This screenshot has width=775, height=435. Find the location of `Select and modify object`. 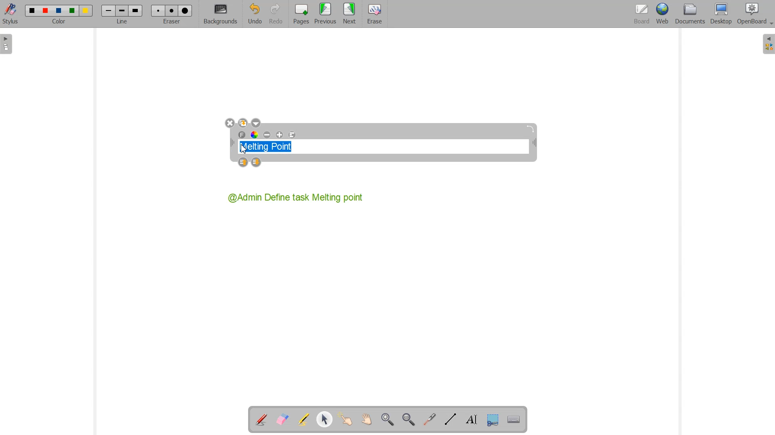

Select and modify object is located at coordinates (325, 420).